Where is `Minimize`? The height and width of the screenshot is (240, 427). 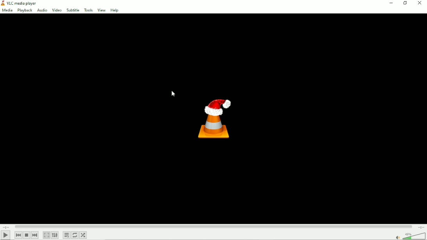 Minimize is located at coordinates (393, 3).